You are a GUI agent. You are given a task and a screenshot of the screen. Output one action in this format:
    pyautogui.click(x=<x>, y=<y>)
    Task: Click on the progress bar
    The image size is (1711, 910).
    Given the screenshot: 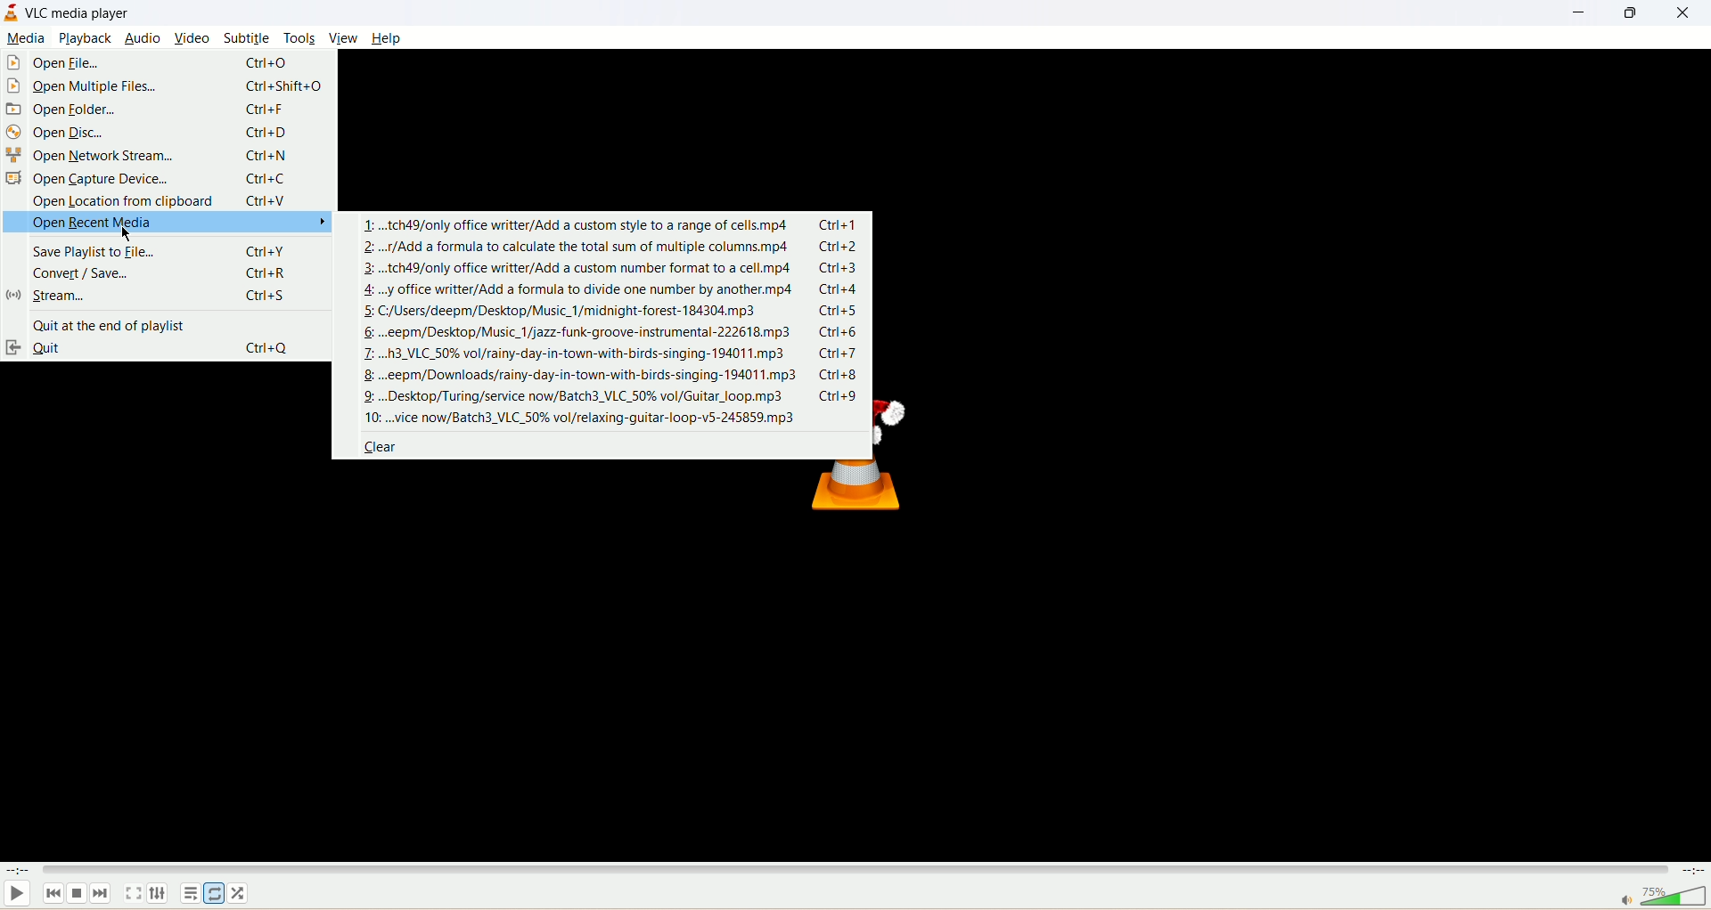 What is the action you would take?
    pyautogui.click(x=856, y=868)
    